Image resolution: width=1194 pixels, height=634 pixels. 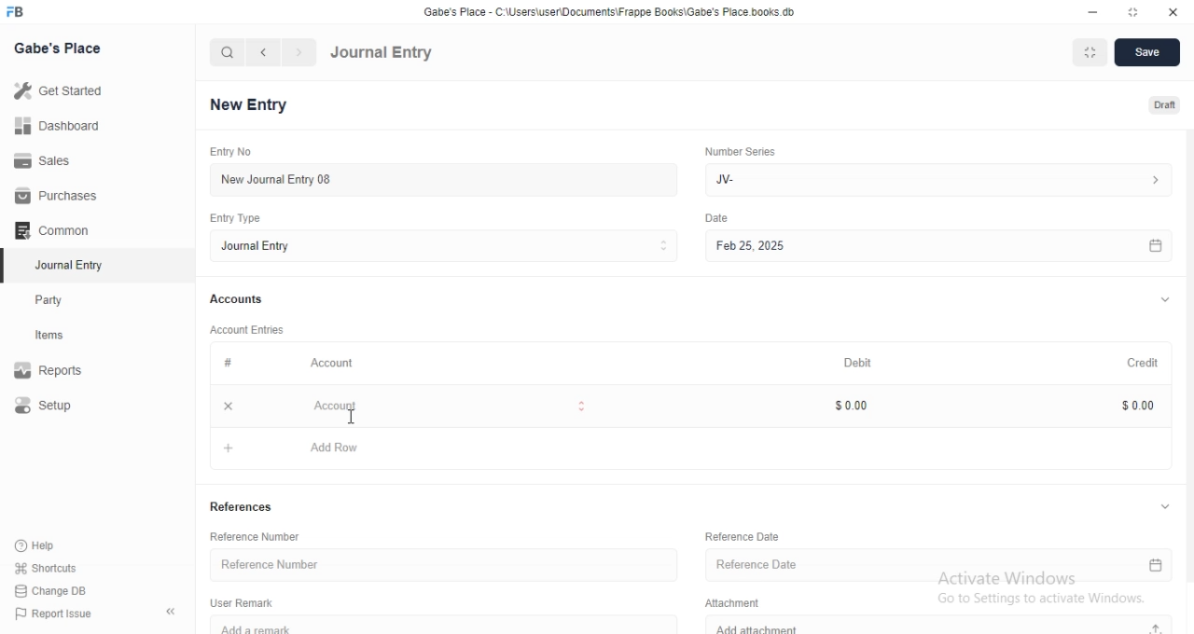 What do you see at coordinates (850, 406) in the screenshot?
I see `$0.00` at bounding box center [850, 406].